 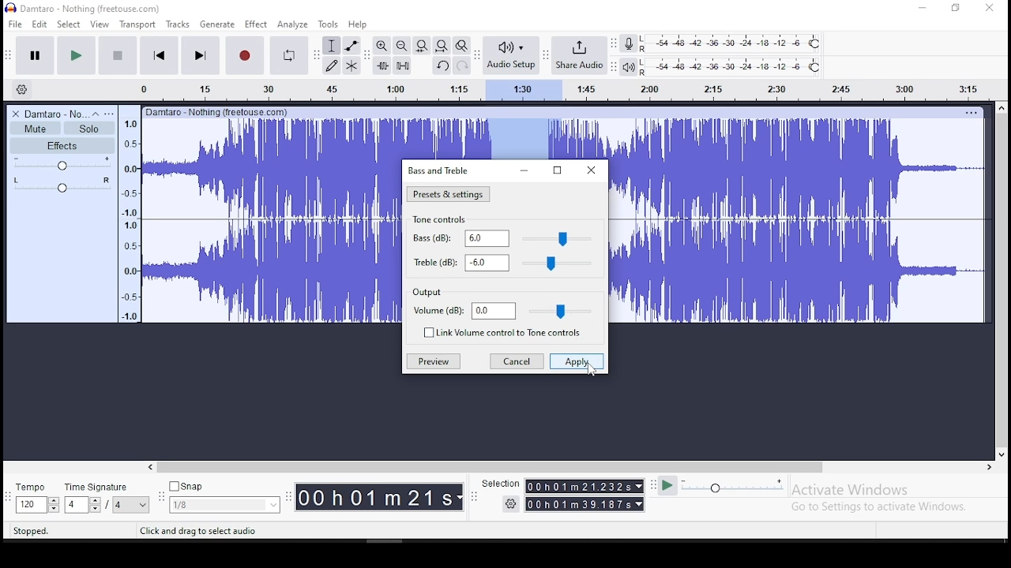 What do you see at coordinates (288, 56) in the screenshot?
I see `enable looping` at bounding box center [288, 56].